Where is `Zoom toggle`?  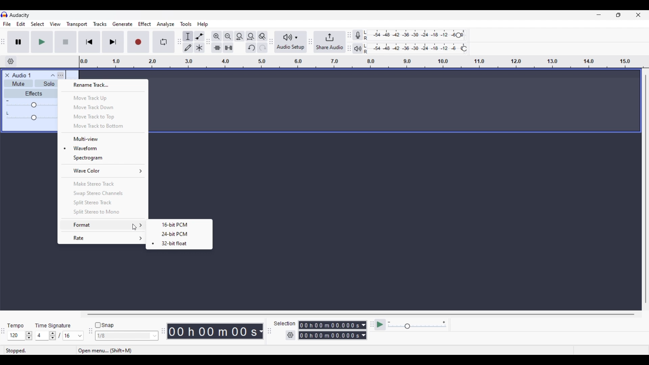 Zoom toggle is located at coordinates (262, 36).